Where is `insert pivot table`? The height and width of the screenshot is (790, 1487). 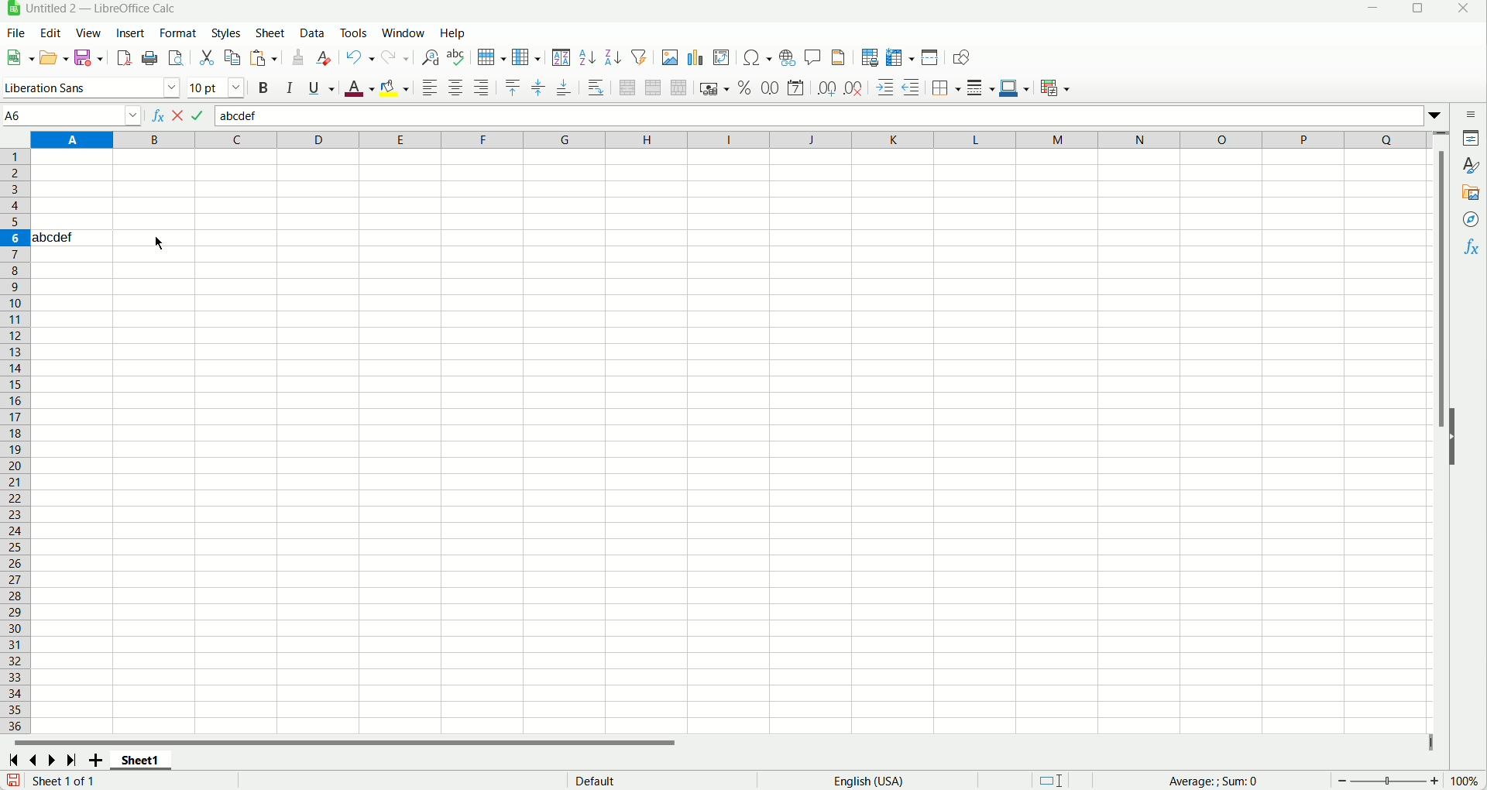
insert pivot table is located at coordinates (723, 58).